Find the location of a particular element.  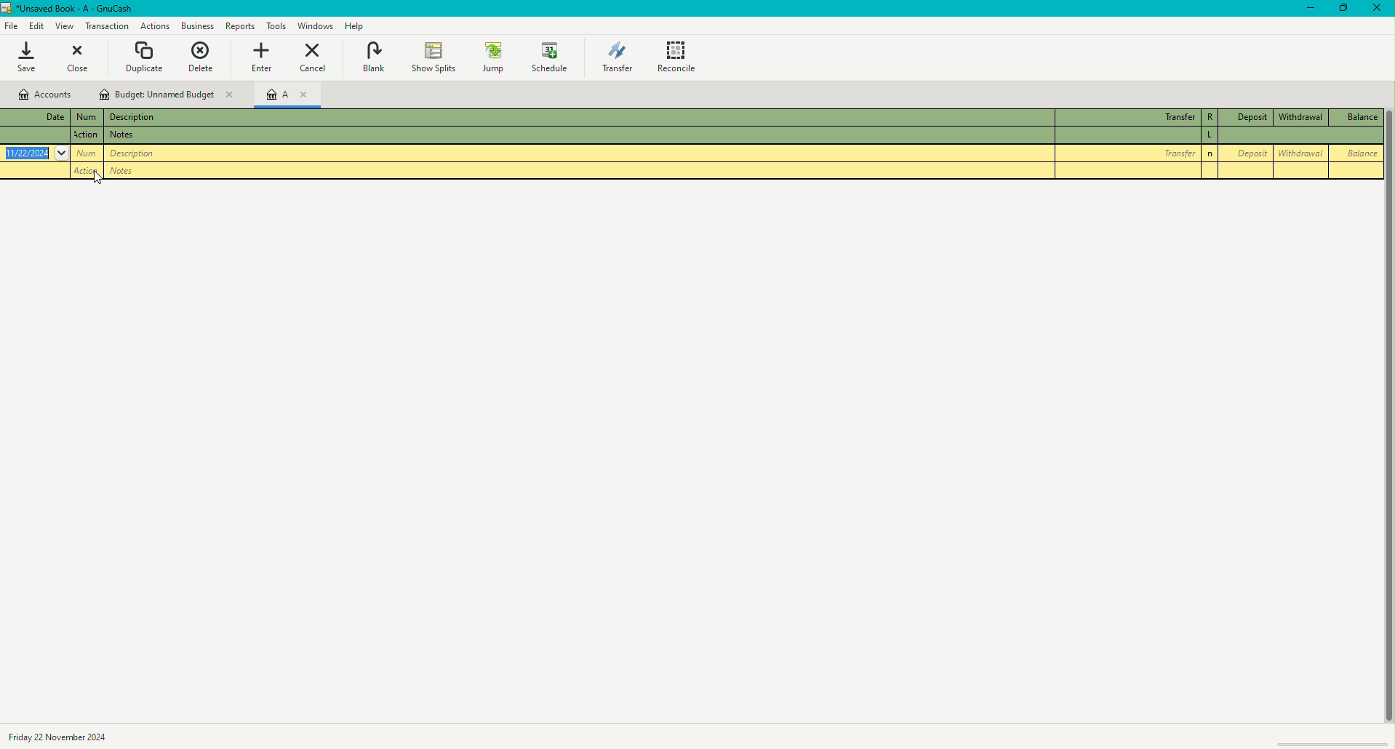

Schedule is located at coordinates (551, 57).